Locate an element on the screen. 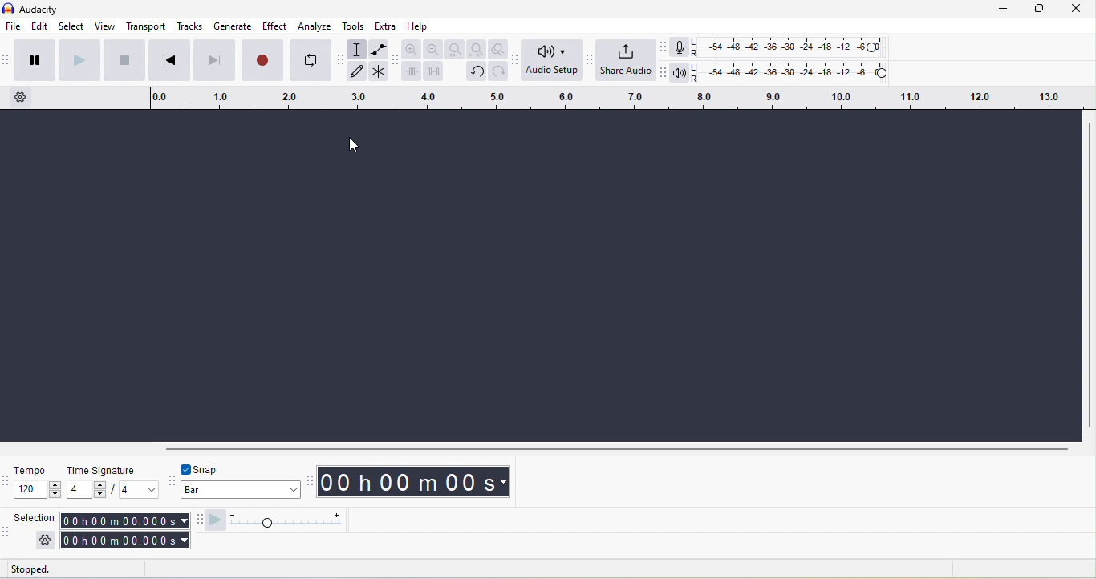 This screenshot has height=579, width=1096. playback meter is located at coordinates (680, 73).